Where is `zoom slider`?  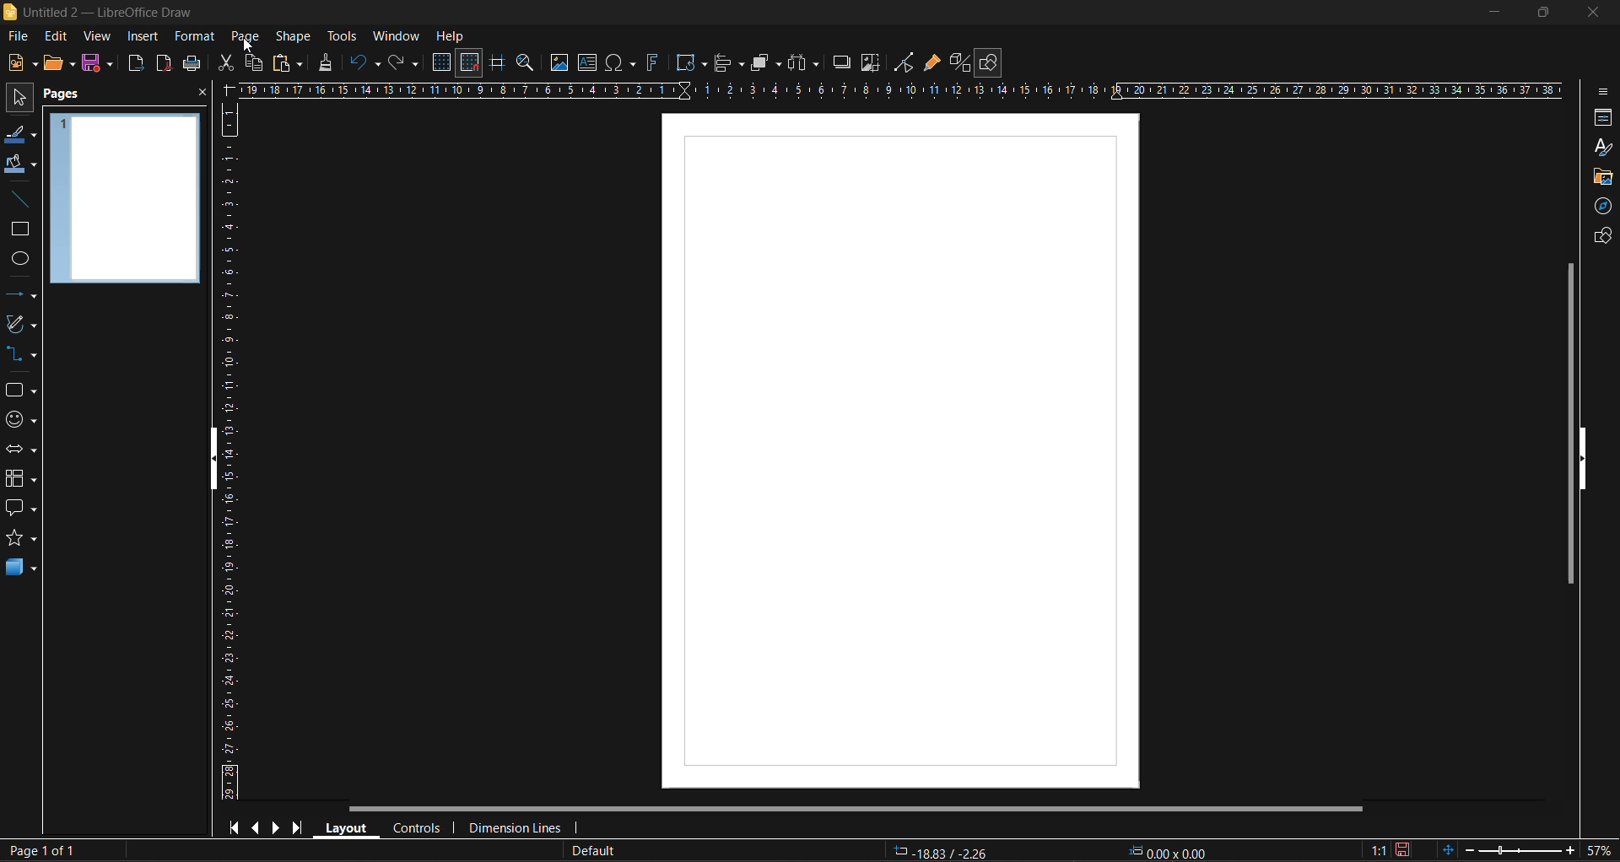 zoom slider is located at coordinates (1512, 851).